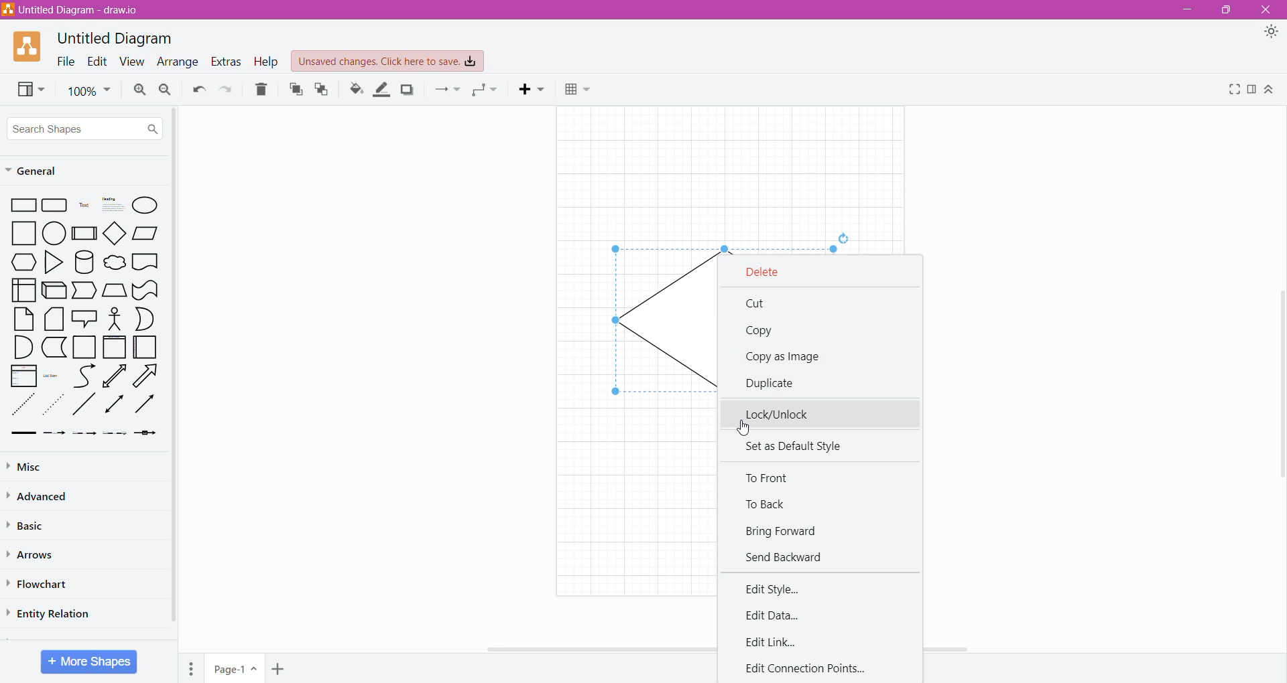  I want to click on Edit Style, so click(778, 589).